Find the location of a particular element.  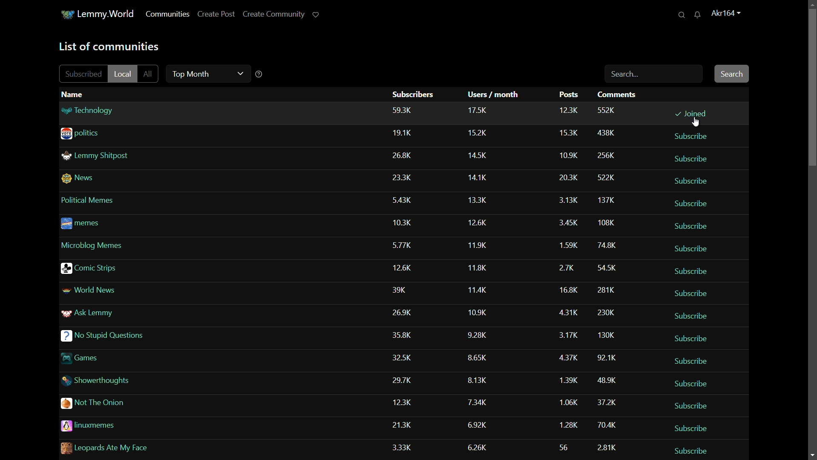

user per month is located at coordinates (482, 155).